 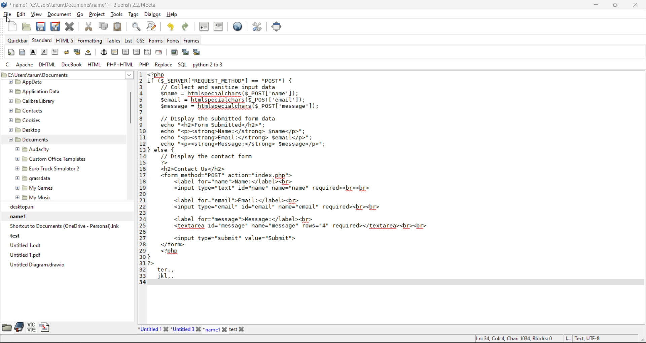 I want to click on find, so click(x=137, y=26).